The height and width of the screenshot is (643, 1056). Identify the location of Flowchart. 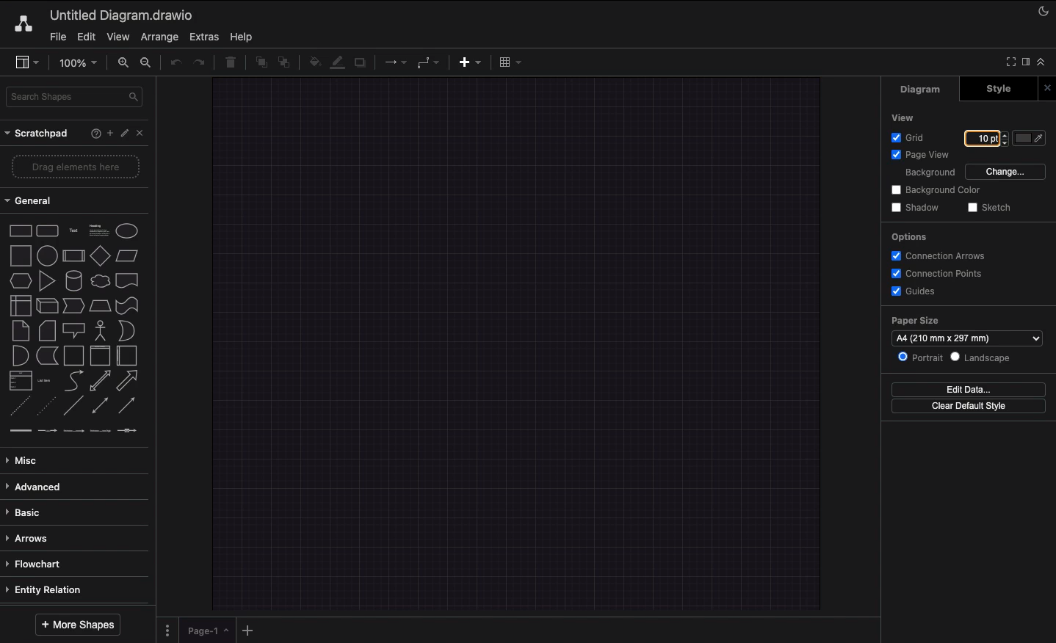
(41, 564).